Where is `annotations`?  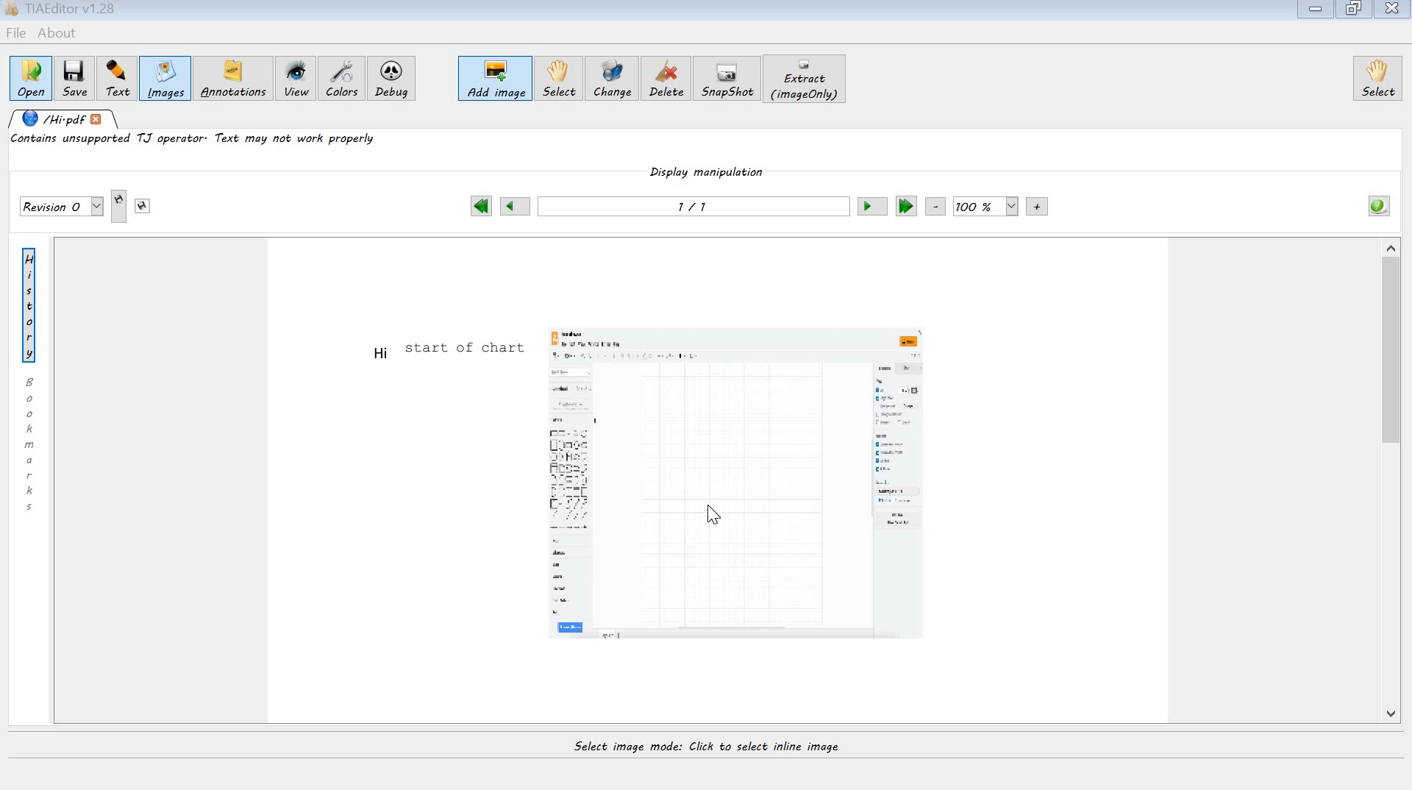
annotations is located at coordinates (235, 80).